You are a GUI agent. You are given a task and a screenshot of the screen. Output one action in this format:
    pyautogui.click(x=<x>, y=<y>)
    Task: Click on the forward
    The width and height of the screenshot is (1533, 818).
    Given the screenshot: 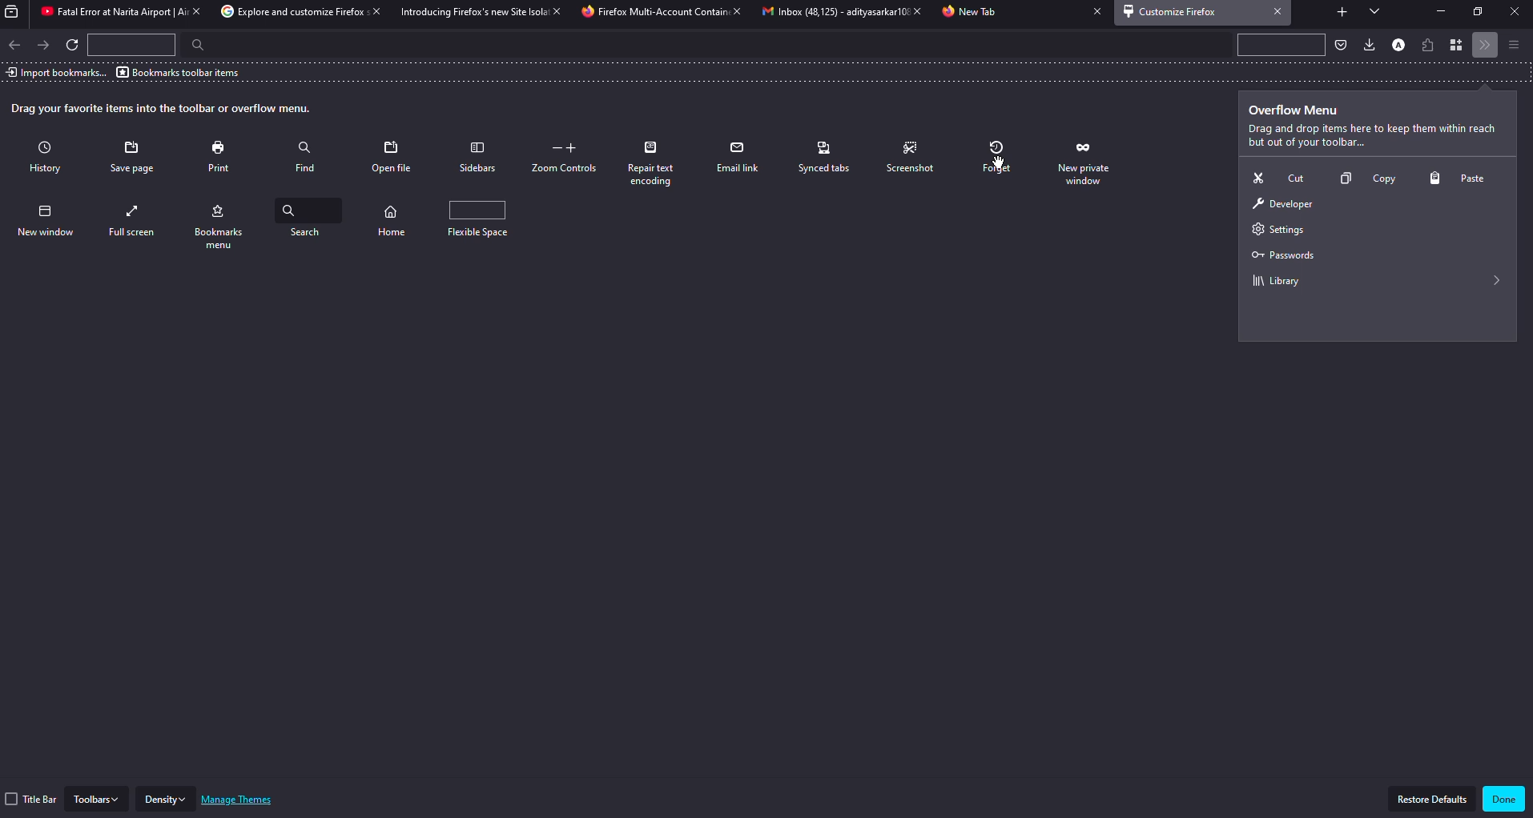 What is the action you would take?
    pyautogui.click(x=45, y=44)
    